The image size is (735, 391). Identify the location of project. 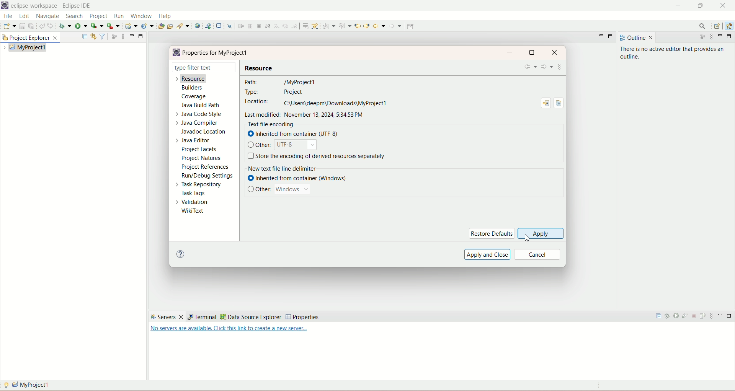
(99, 16).